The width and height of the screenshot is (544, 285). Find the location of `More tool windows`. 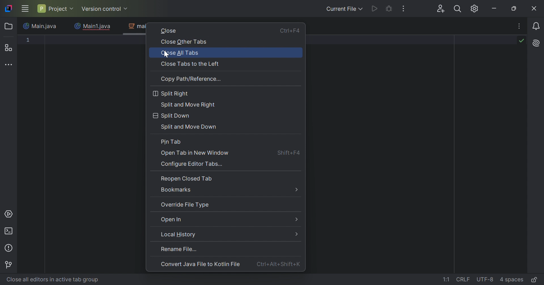

More tool windows is located at coordinates (9, 65).